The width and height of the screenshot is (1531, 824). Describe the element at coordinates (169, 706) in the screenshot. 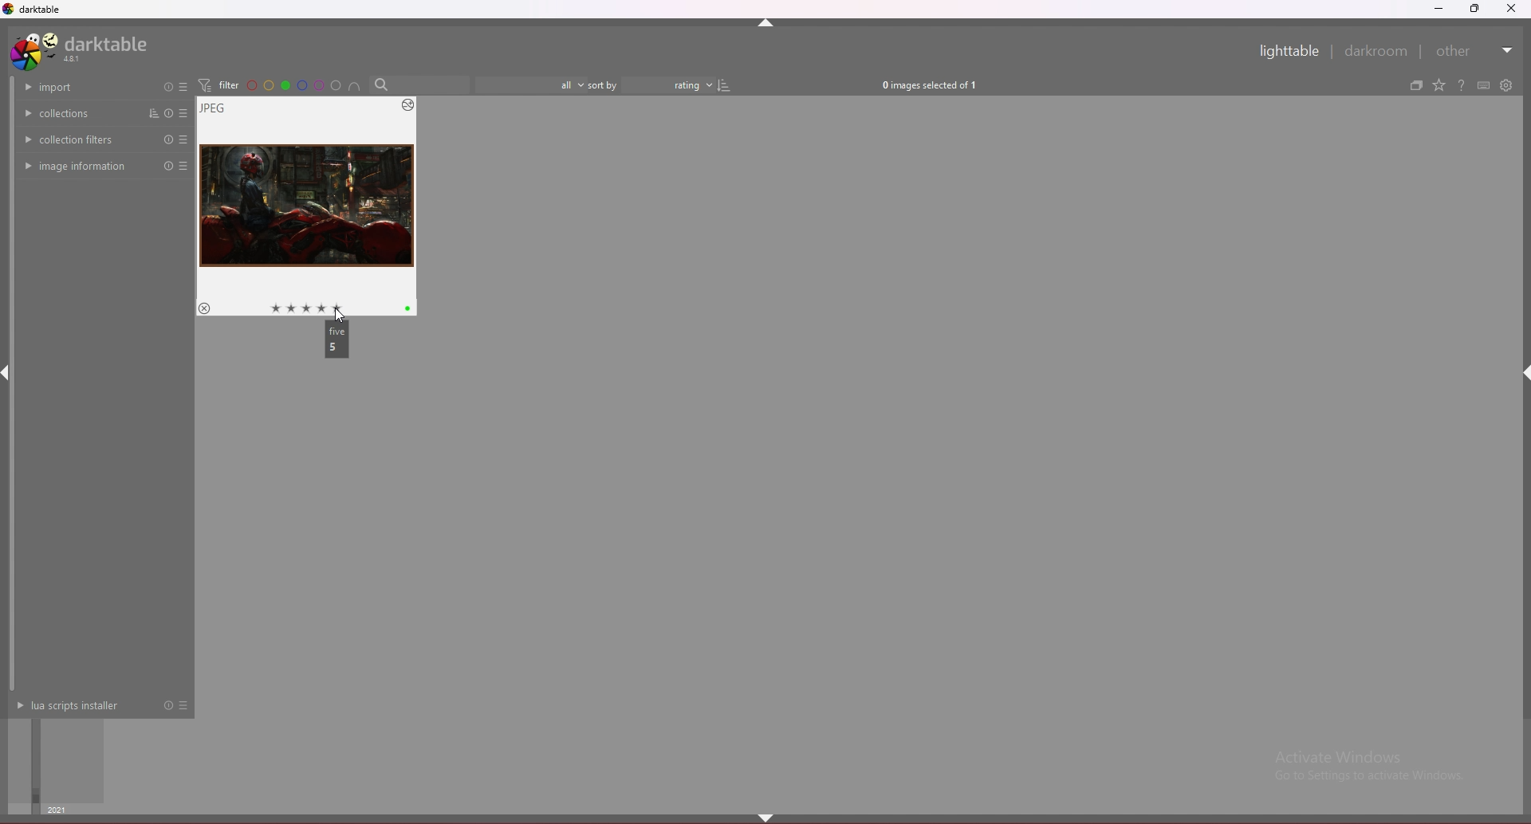

I see `reset` at that location.